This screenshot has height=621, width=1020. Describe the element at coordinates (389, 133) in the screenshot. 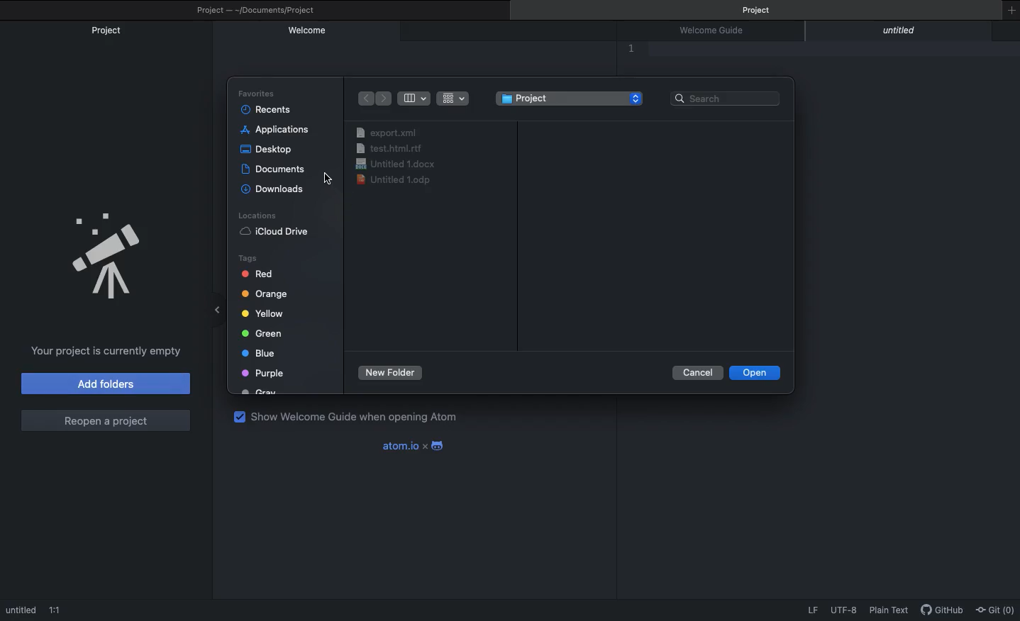

I see `export.xml` at that location.